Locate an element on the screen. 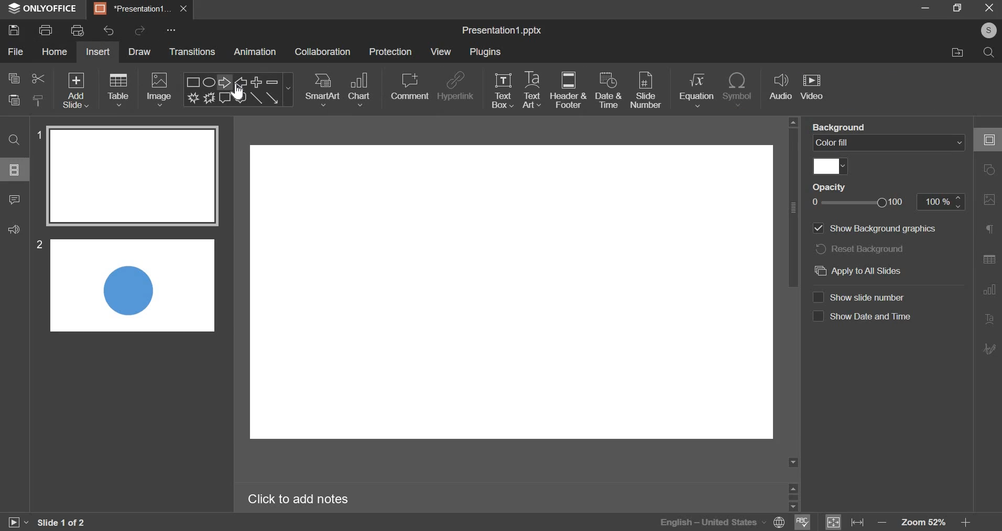 This screenshot has height=531, width=1002. decrease zoom is located at coordinates (883, 522).